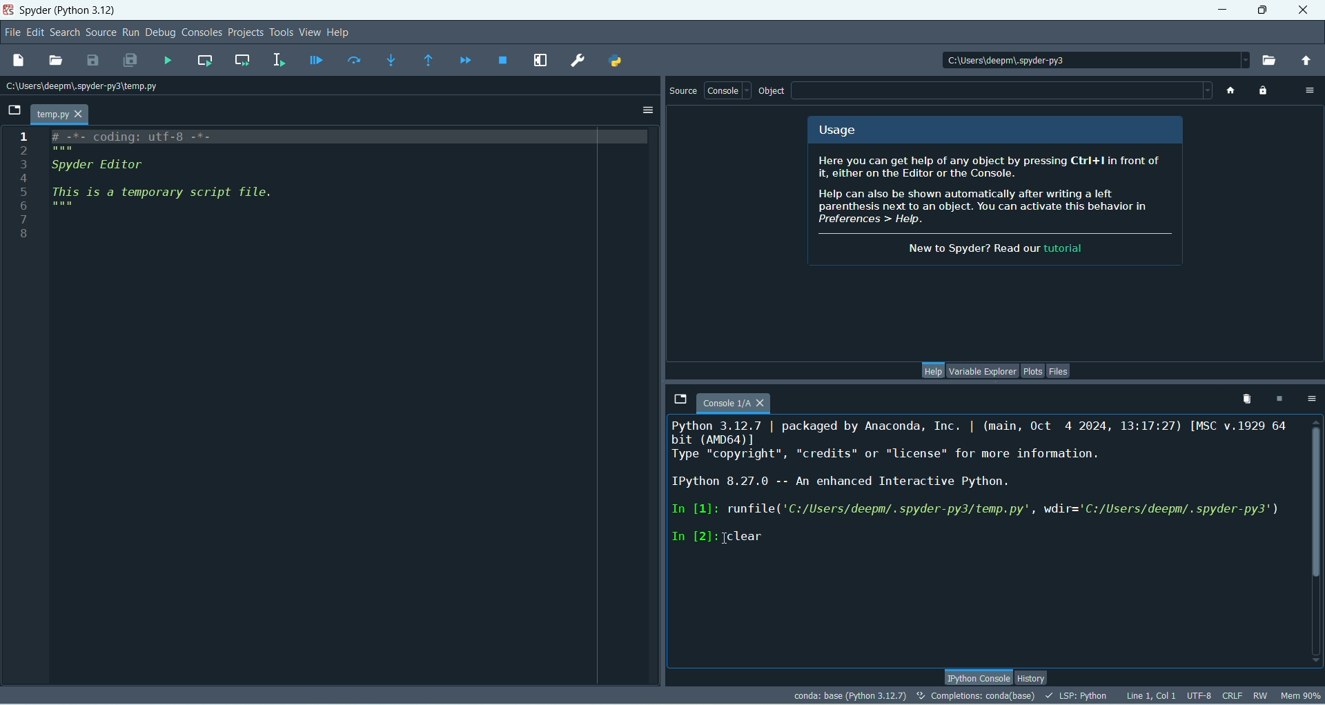 Image resolution: width=1325 pixels, height=705 pixels. I want to click on cursor, so click(722, 537).